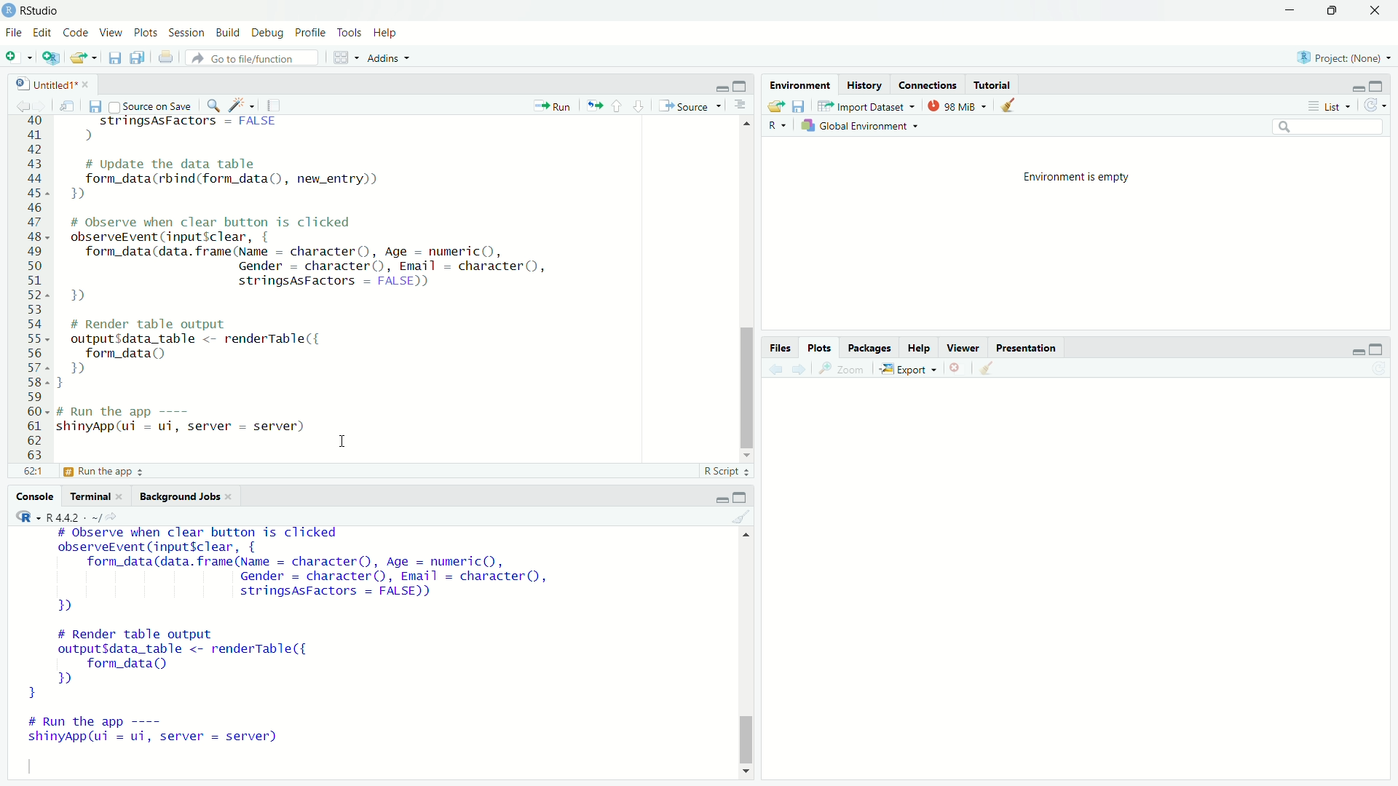  I want to click on tutorial, so click(990, 84).